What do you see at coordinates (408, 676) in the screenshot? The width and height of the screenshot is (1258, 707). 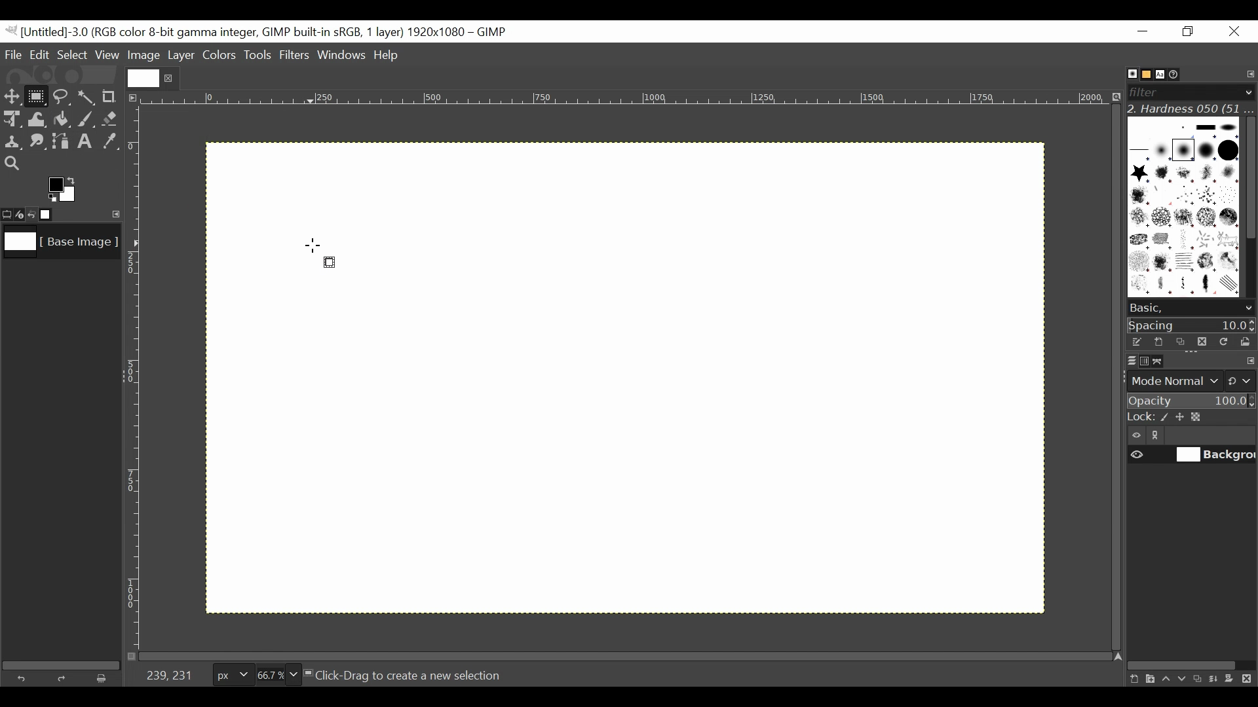 I see `Click-Drag to create a new selection` at bounding box center [408, 676].